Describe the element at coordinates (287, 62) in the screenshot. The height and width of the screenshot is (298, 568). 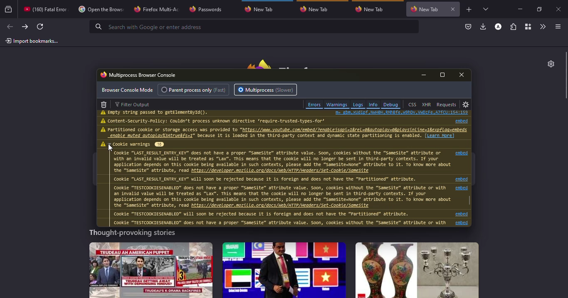
I see `firefox` at that location.